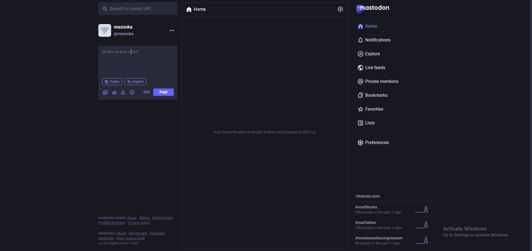 Image resolution: width=532 pixels, height=251 pixels. Describe the element at coordinates (382, 54) in the screenshot. I see `explore` at that location.